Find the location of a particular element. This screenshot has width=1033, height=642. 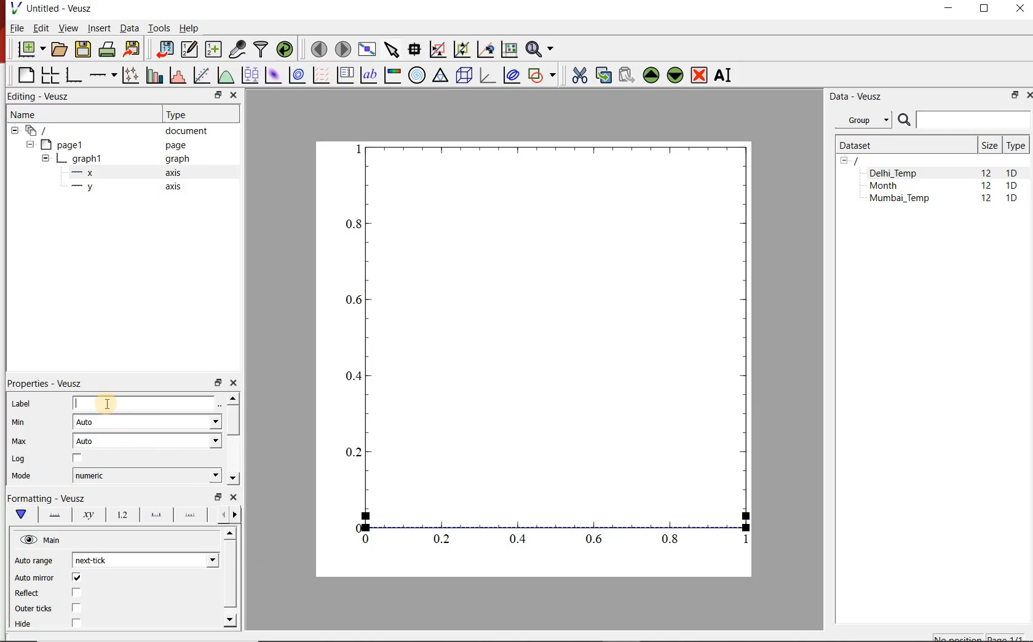

close is located at coordinates (233, 497).